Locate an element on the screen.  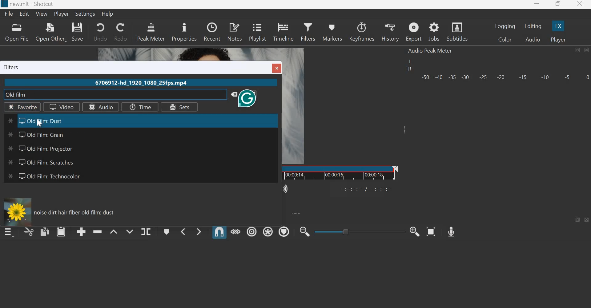
 is located at coordinates (9, 177).